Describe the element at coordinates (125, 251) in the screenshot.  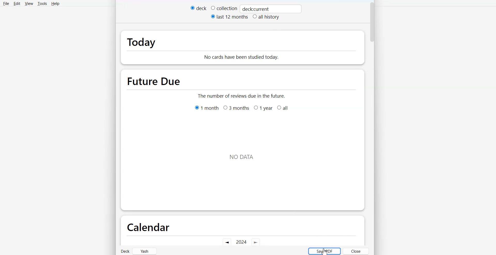
I see `Deck` at that location.